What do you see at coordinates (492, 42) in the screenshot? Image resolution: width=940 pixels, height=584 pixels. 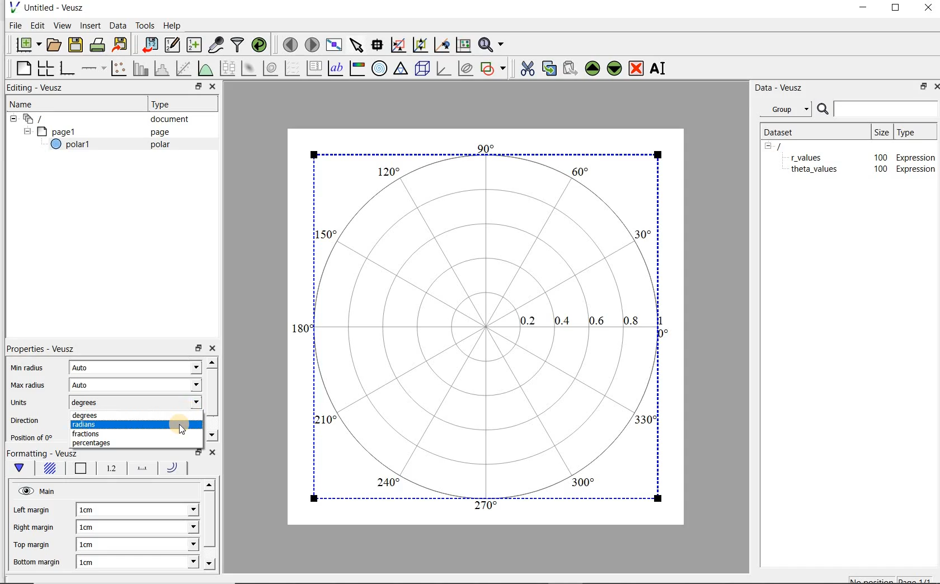 I see `Zoom functions menu` at bounding box center [492, 42].